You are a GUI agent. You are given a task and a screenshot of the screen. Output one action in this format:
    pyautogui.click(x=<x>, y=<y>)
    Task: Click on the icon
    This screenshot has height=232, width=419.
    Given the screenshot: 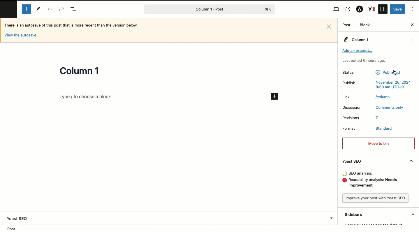 What is the action you would take?
    pyautogui.click(x=345, y=174)
    